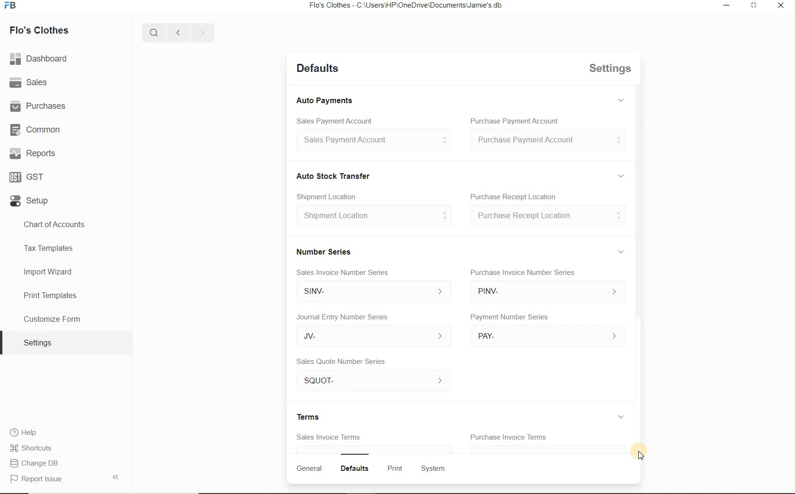 This screenshot has width=795, height=494. I want to click on Journal Entry Number Series, so click(342, 316).